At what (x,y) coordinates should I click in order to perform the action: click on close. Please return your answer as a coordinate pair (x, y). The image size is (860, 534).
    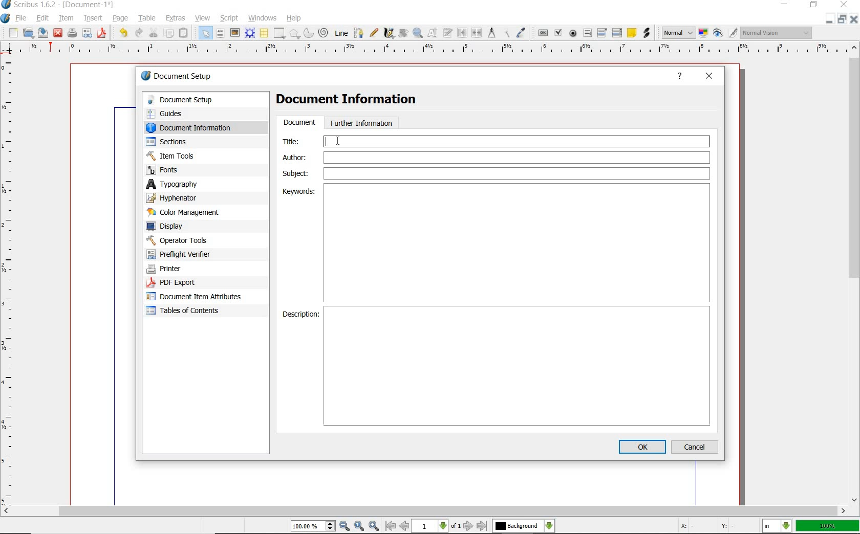
    Looking at the image, I should click on (855, 21).